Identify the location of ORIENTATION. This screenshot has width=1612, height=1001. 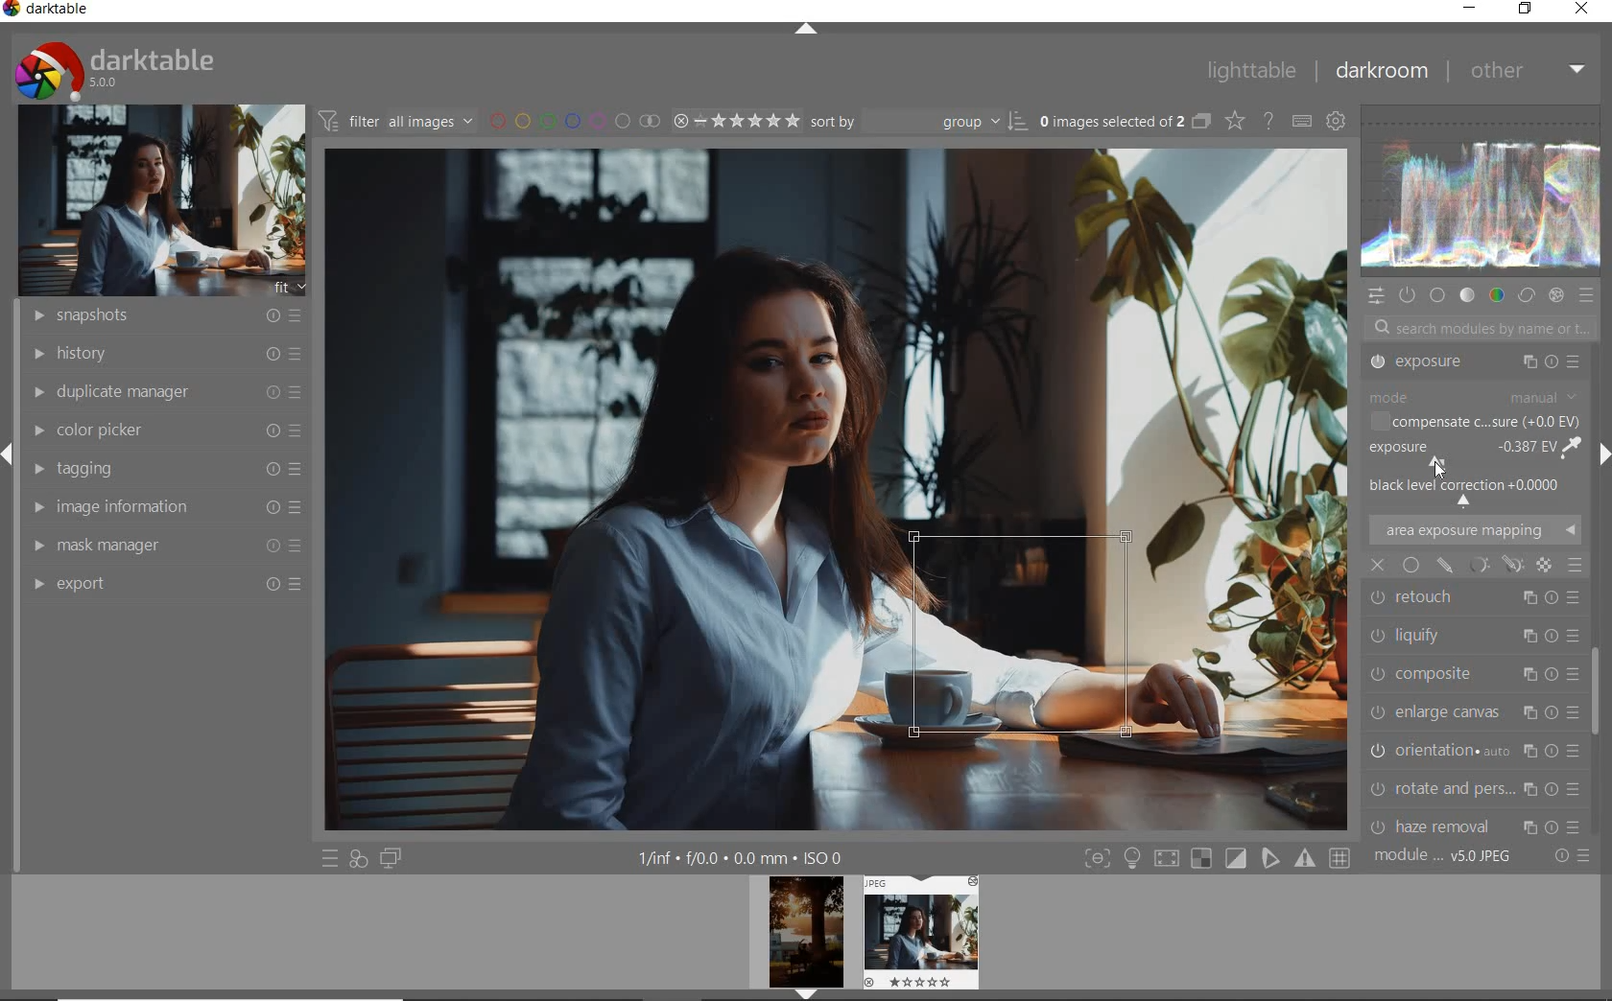
(1478, 631).